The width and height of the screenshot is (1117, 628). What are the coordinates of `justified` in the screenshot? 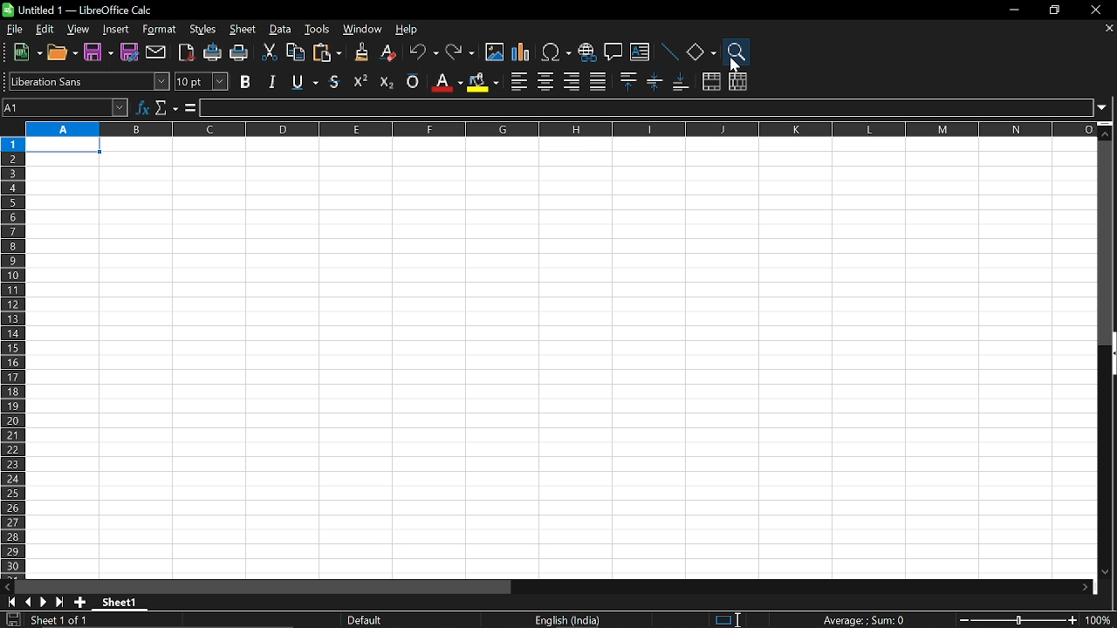 It's located at (599, 82).